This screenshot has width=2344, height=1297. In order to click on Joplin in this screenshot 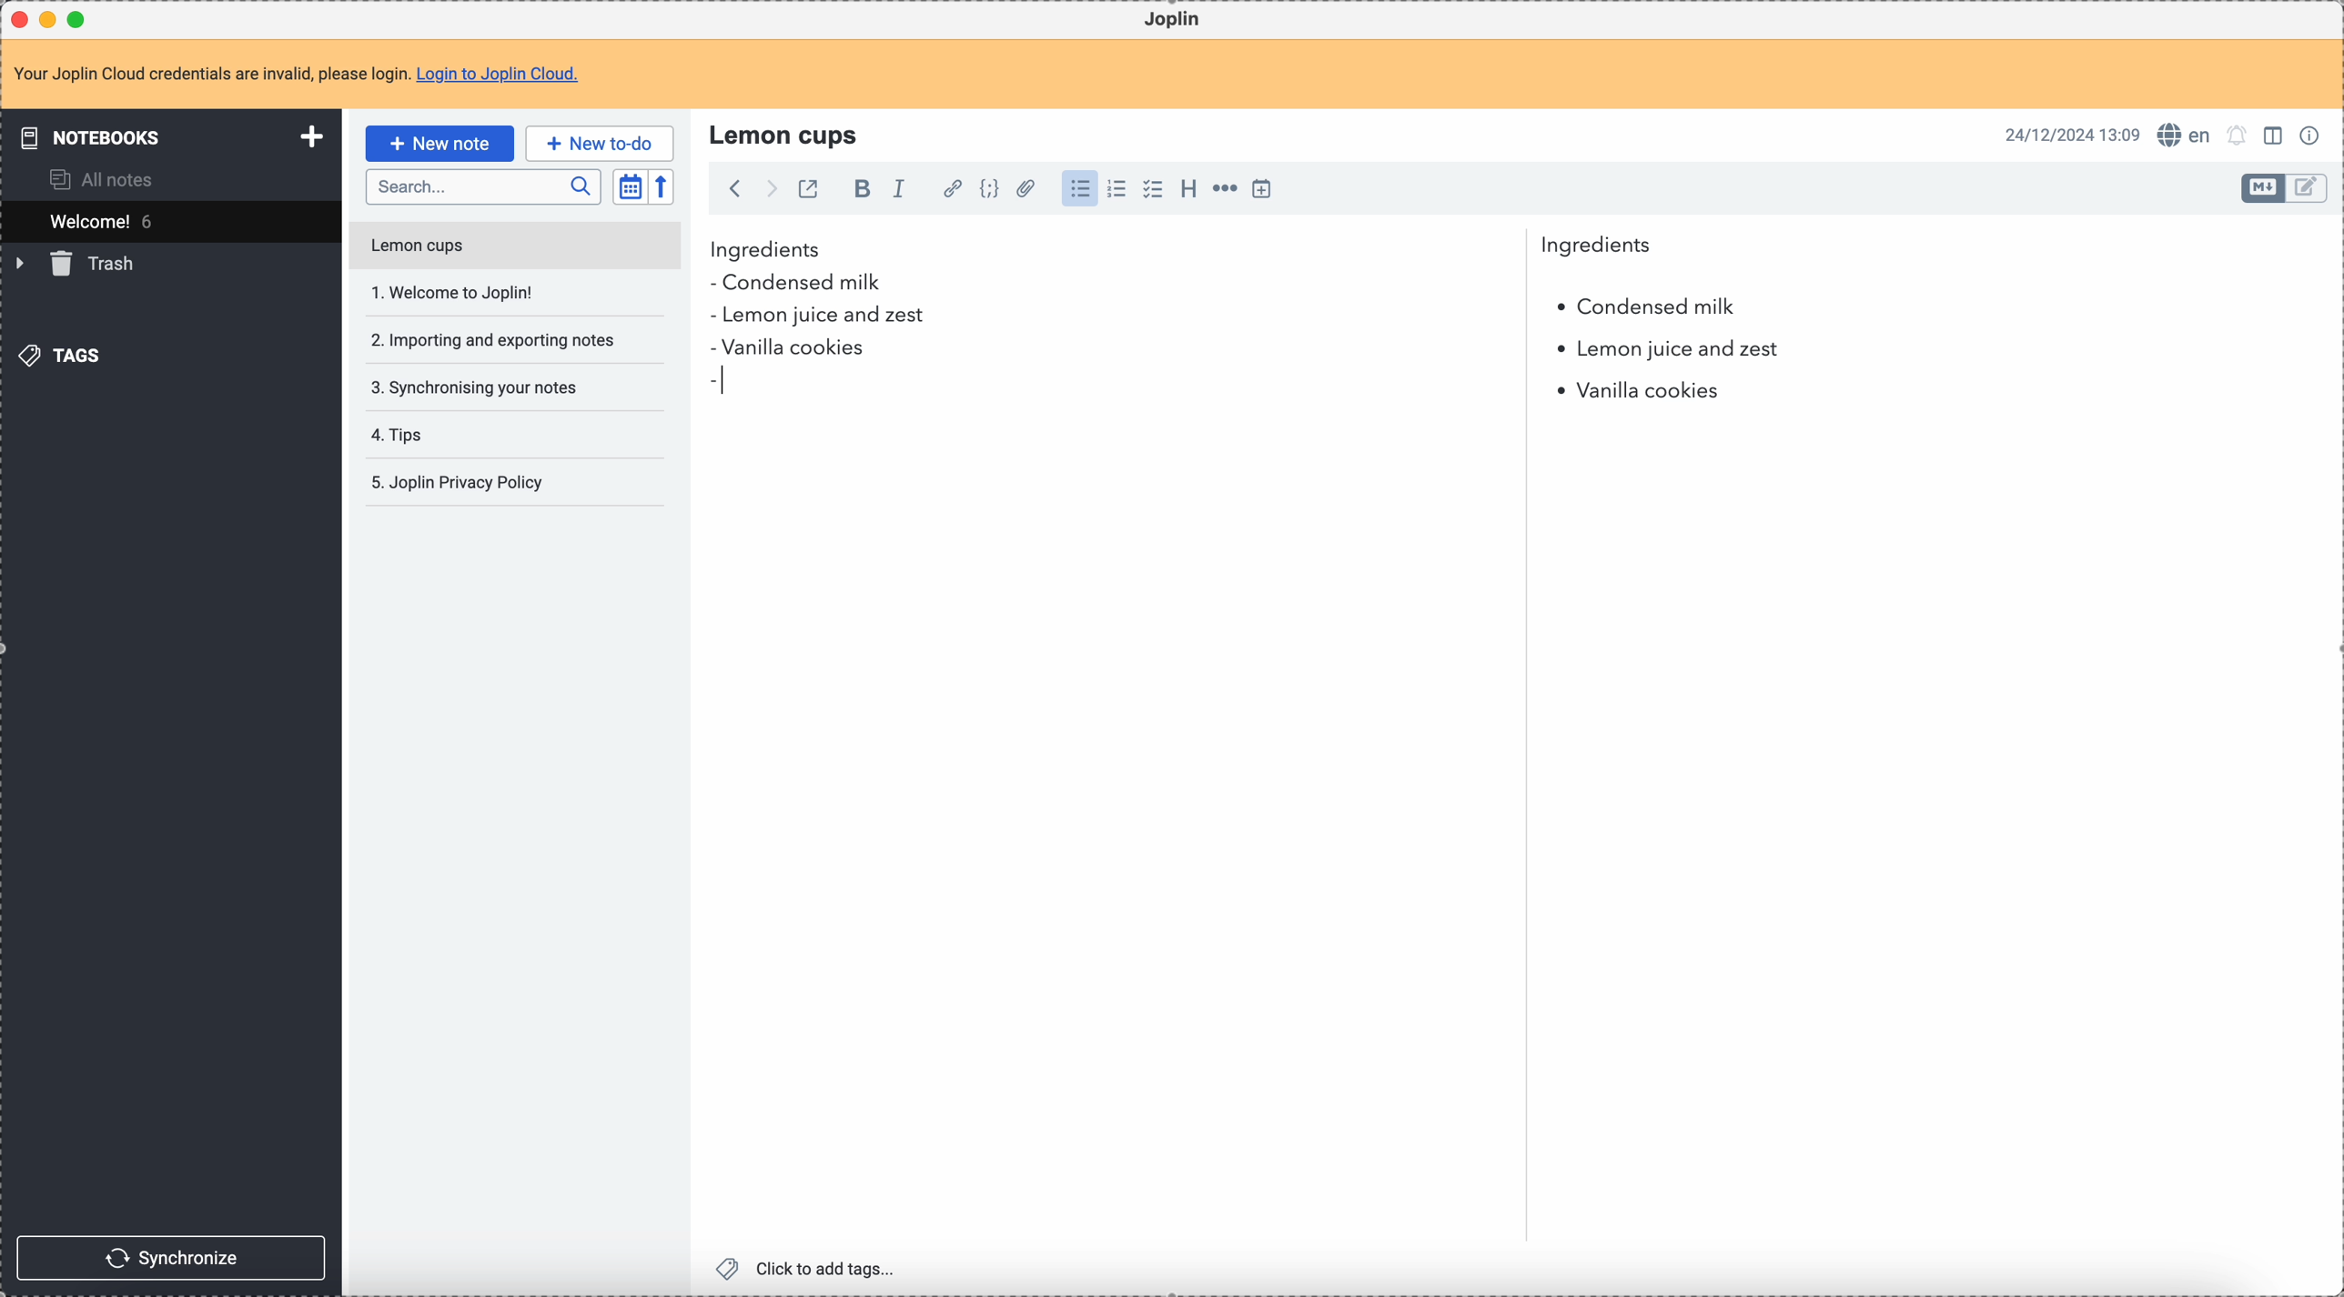, I will do `click(1172, 20)`.